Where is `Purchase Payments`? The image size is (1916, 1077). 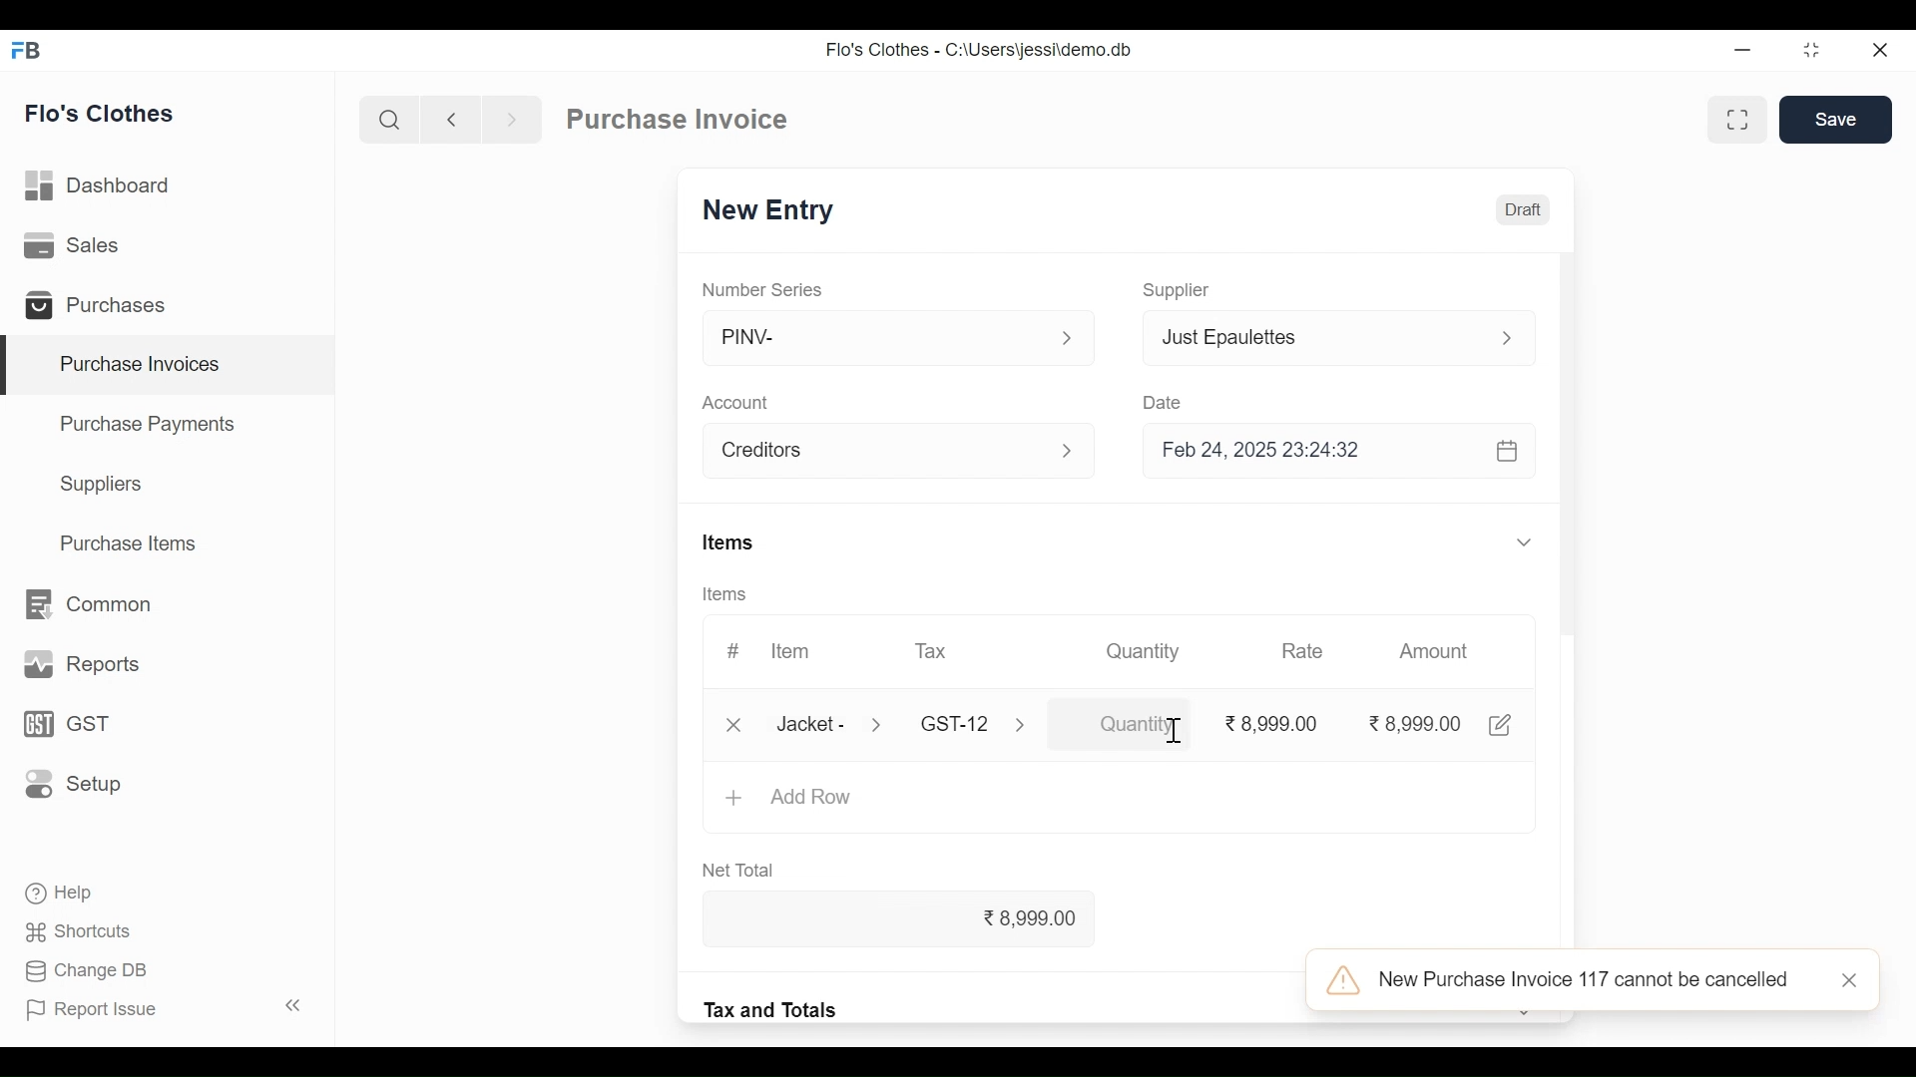
Purchase Payments is located at coordinates (146, 423).